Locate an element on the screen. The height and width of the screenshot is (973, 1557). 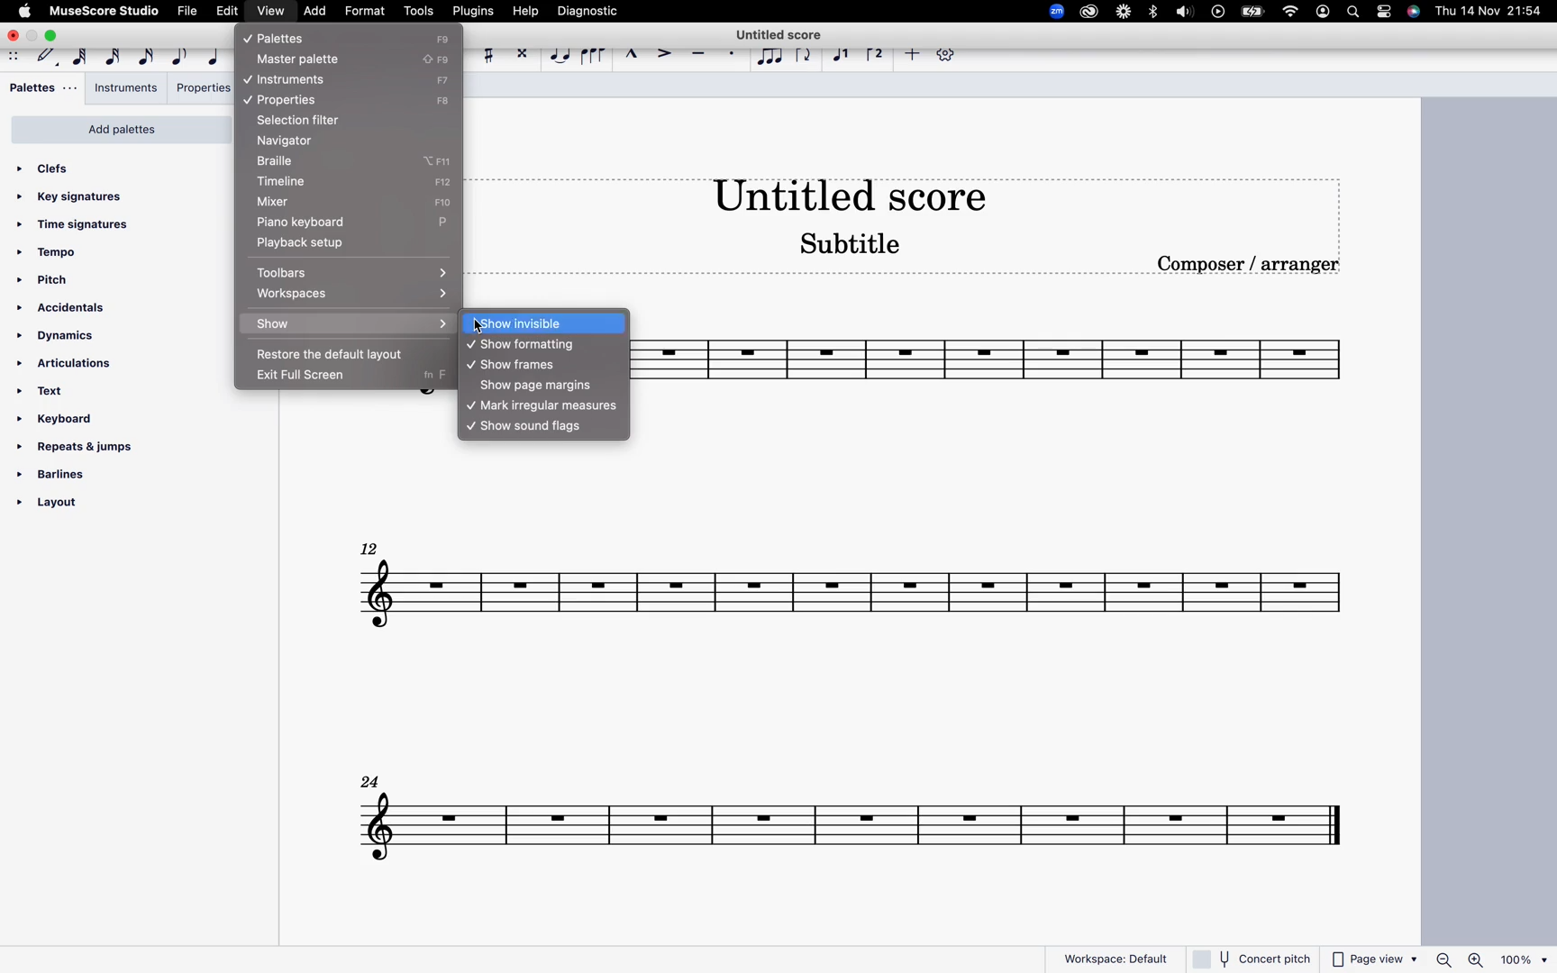
F9 is located at coordinates (444, 38).